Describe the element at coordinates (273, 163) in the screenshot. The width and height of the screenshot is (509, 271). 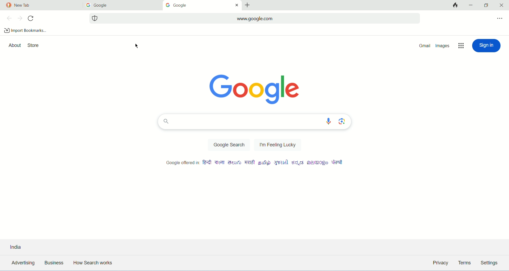
I see `different type of language` at that location.